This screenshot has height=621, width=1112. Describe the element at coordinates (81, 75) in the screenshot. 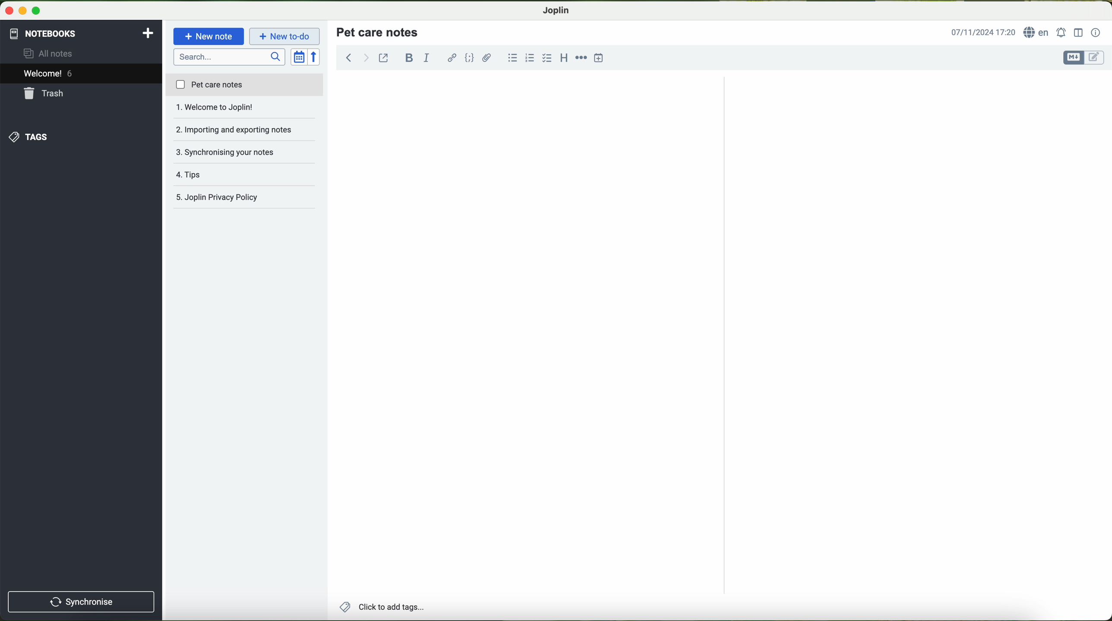

I see `welcome` at that location.